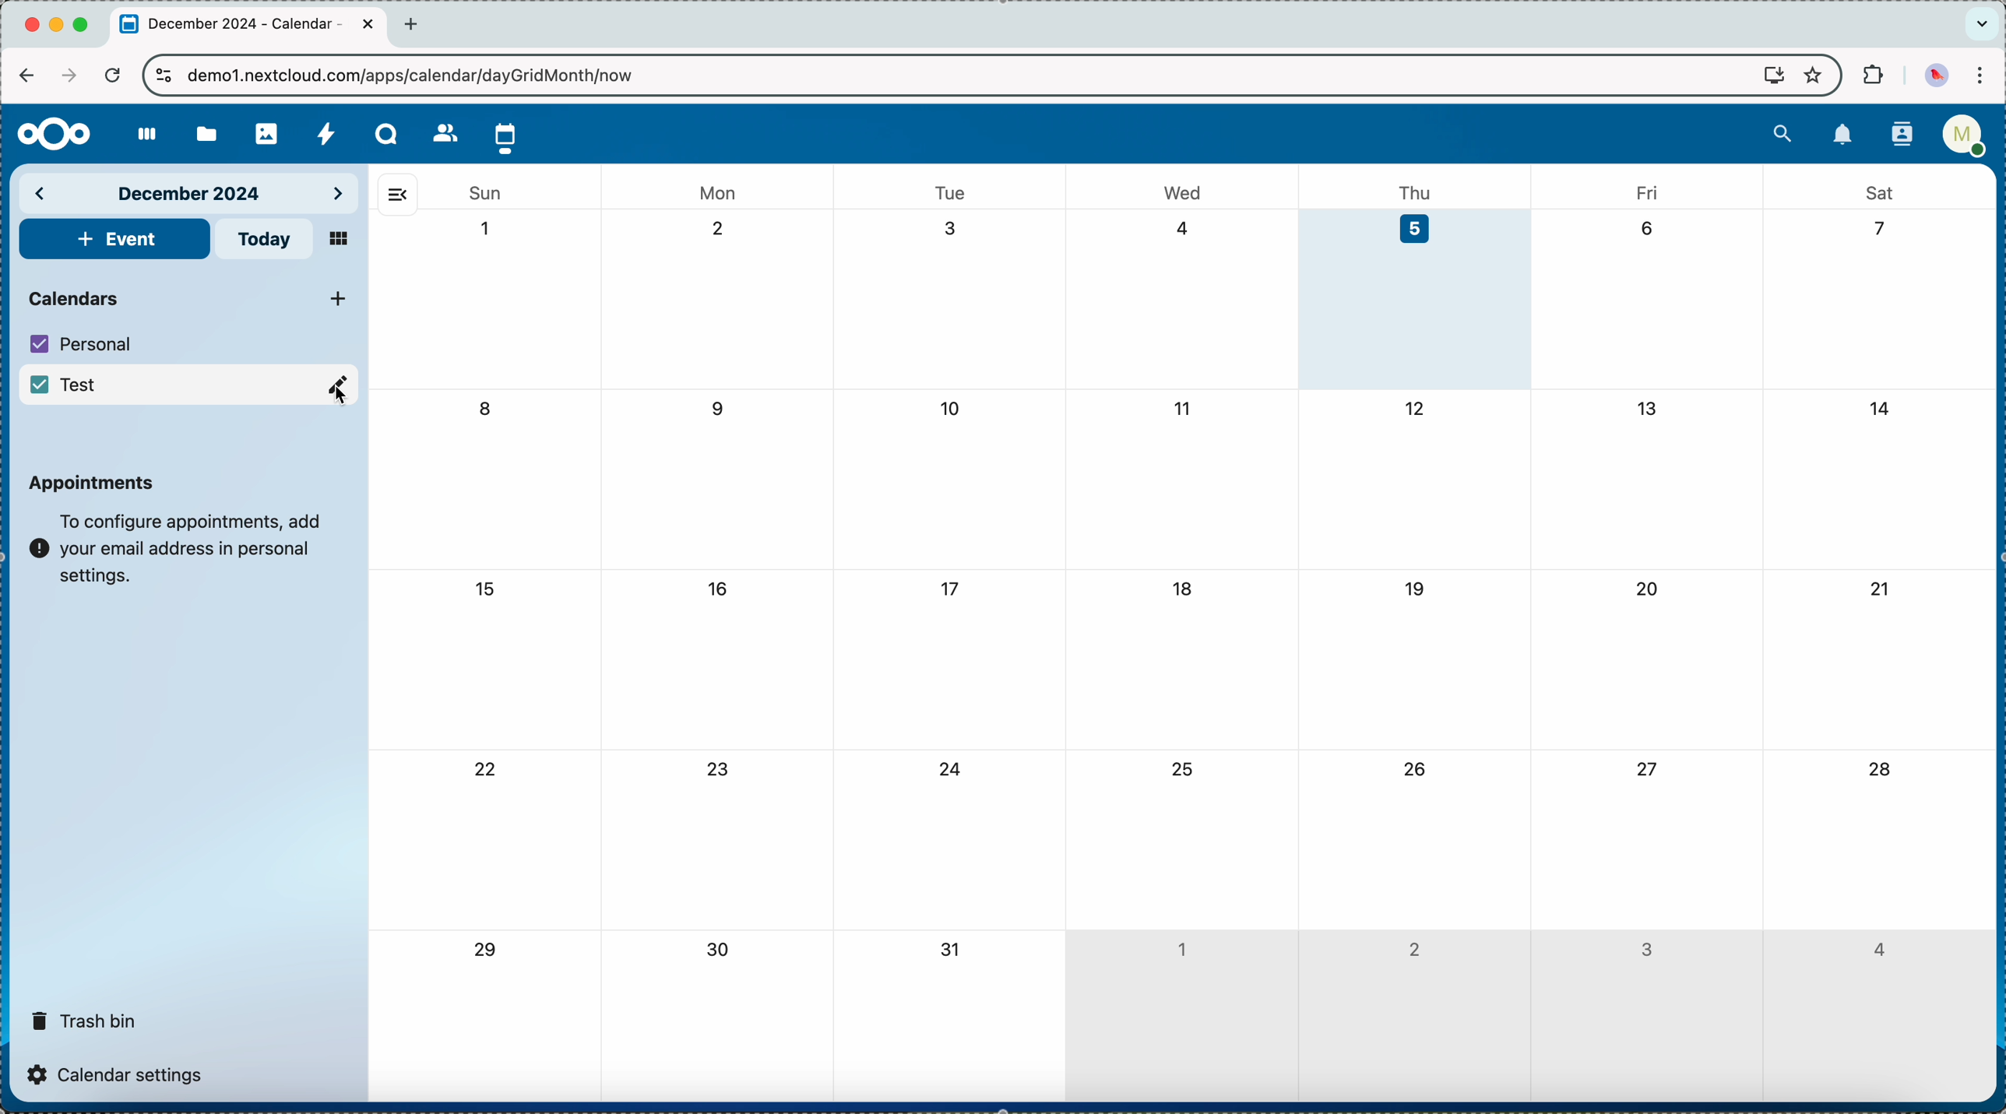 Image resolution: width=2006 pixels, height=1114 pixels. Describe the element at coordinates (76, 297) in the screenshot. I see `calendars` at that location.